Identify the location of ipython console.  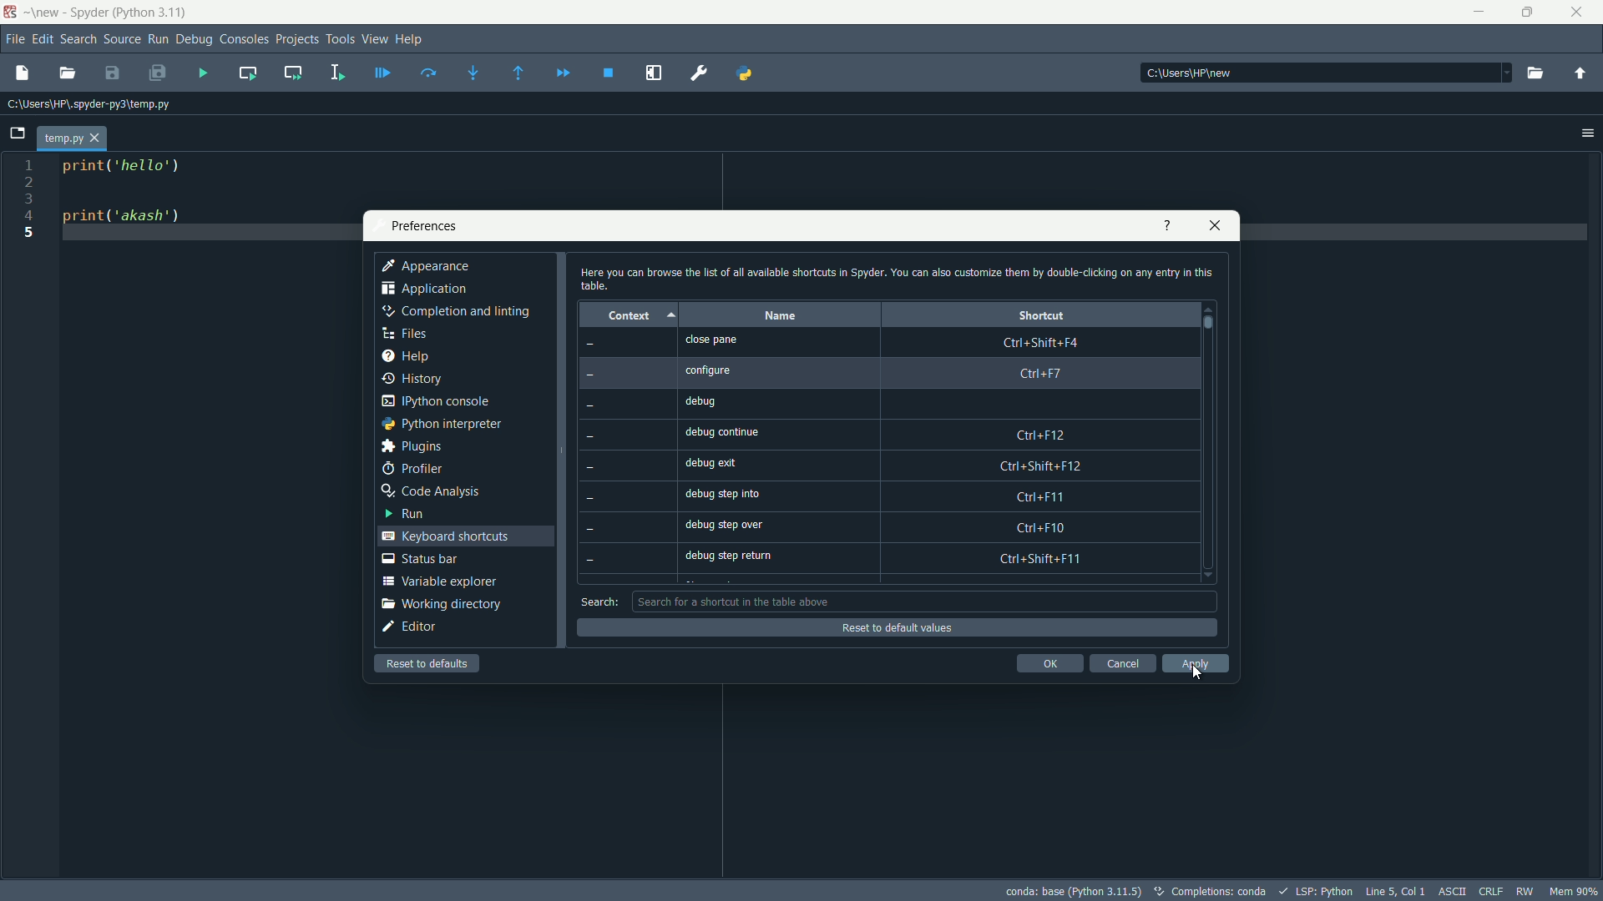
(435, 401).